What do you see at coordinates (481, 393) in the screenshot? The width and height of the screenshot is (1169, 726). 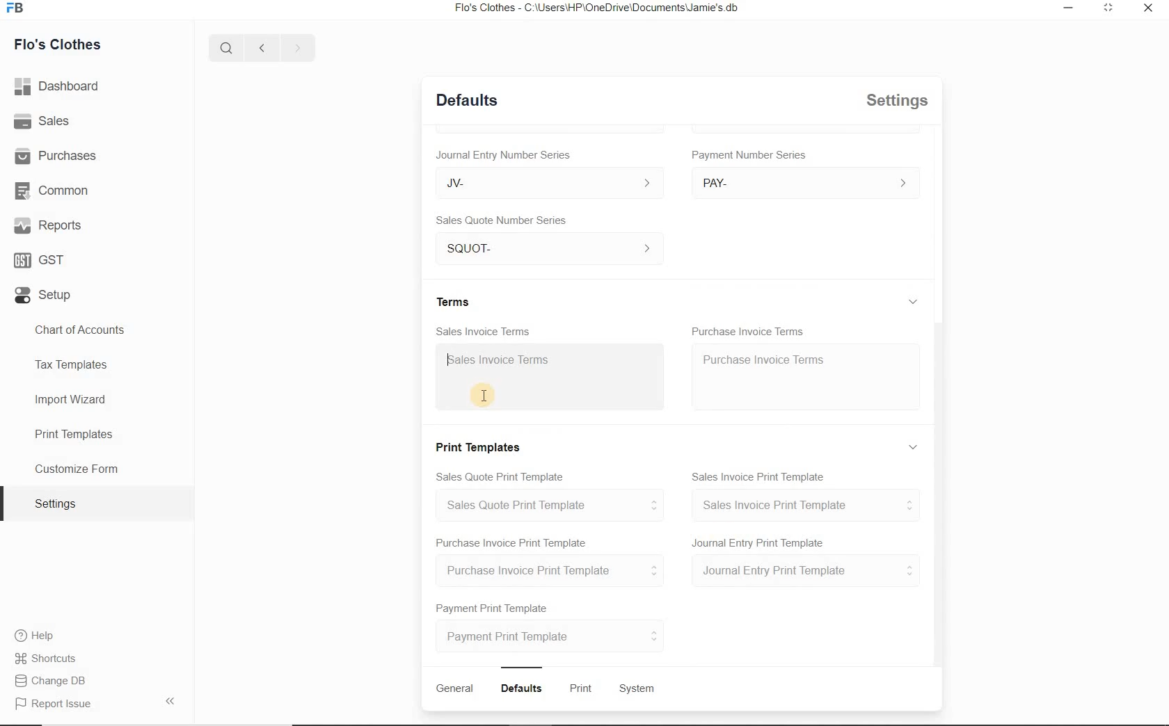 I see `Text Cursor` at bounding box center [481, 393].